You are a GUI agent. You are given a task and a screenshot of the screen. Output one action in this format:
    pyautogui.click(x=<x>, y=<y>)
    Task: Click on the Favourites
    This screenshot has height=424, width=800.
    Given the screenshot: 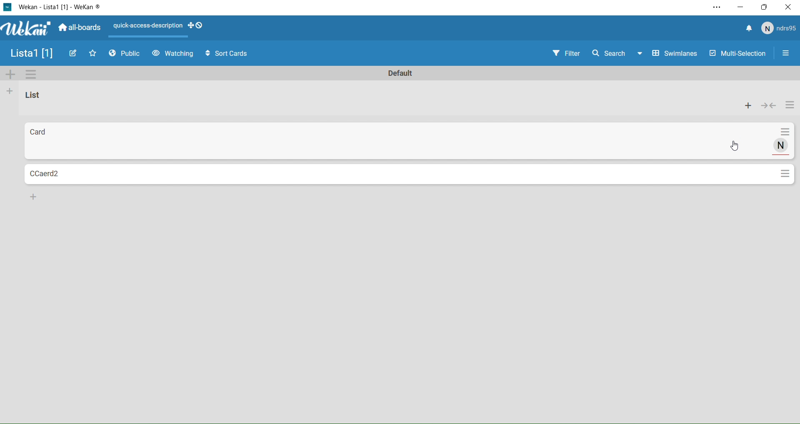 What is the action you would take?
    pyautogui.click(x=93, y=53)
    